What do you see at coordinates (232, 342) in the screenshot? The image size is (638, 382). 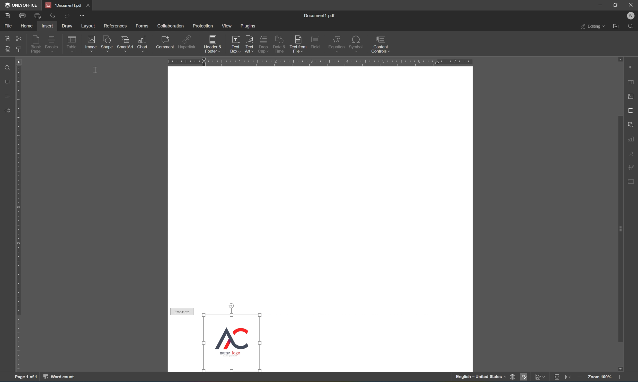 I see `company logo` at bounding box center [232, 342].